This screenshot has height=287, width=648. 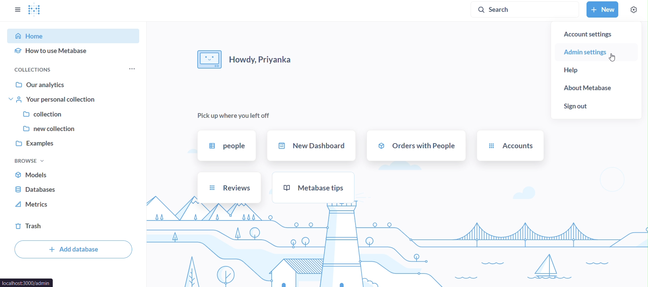 What do you see at coordinates (312, 146) in the screenshot?
I see `new dashboard` at bounding box center [312, 146].